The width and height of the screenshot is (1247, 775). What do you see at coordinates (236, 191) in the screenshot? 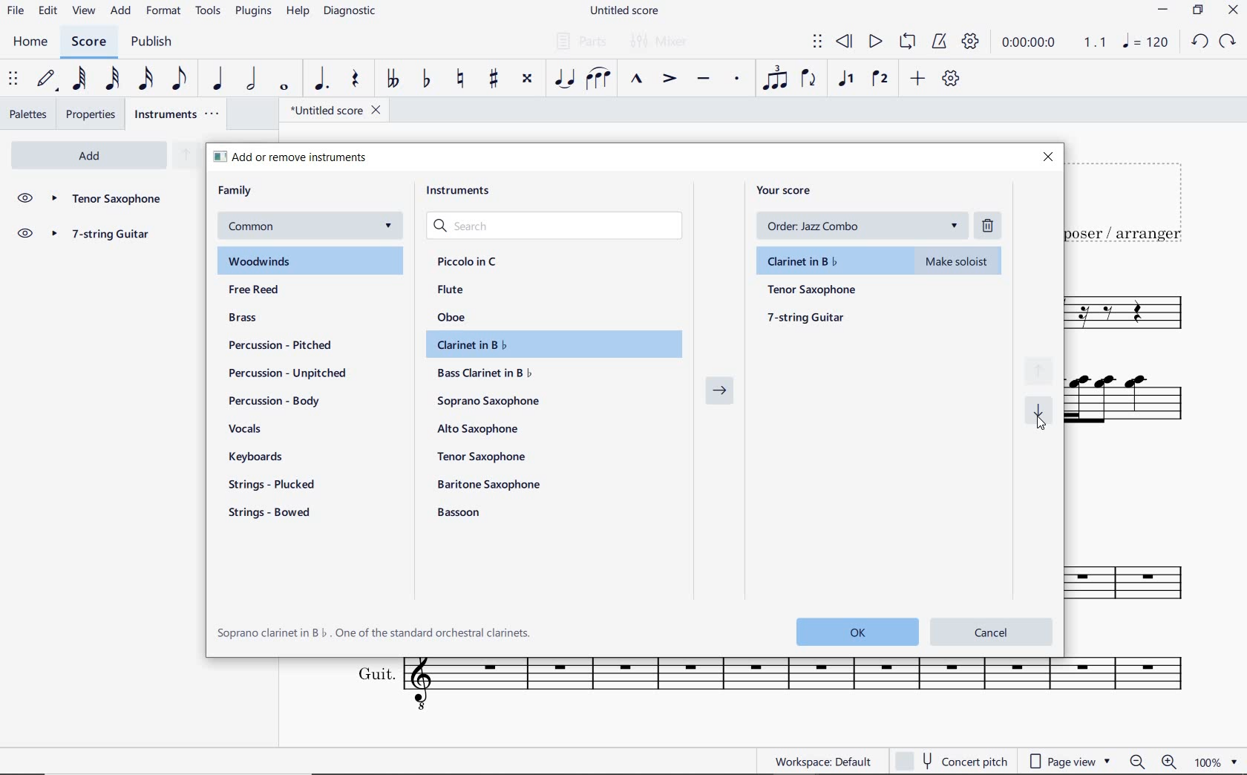
I see `family` at bounding box center [236, 191].